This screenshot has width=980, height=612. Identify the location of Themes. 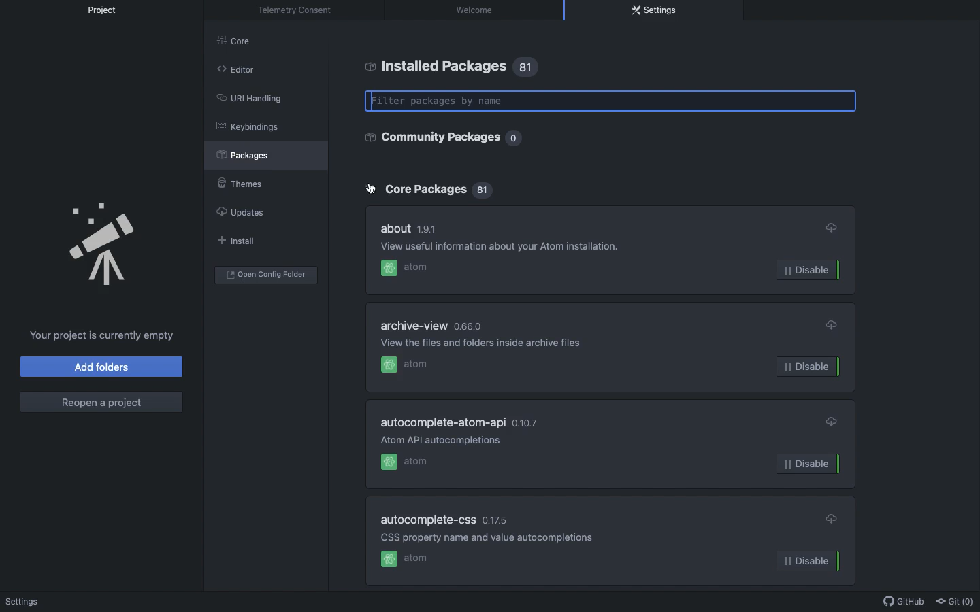
(238, 181).